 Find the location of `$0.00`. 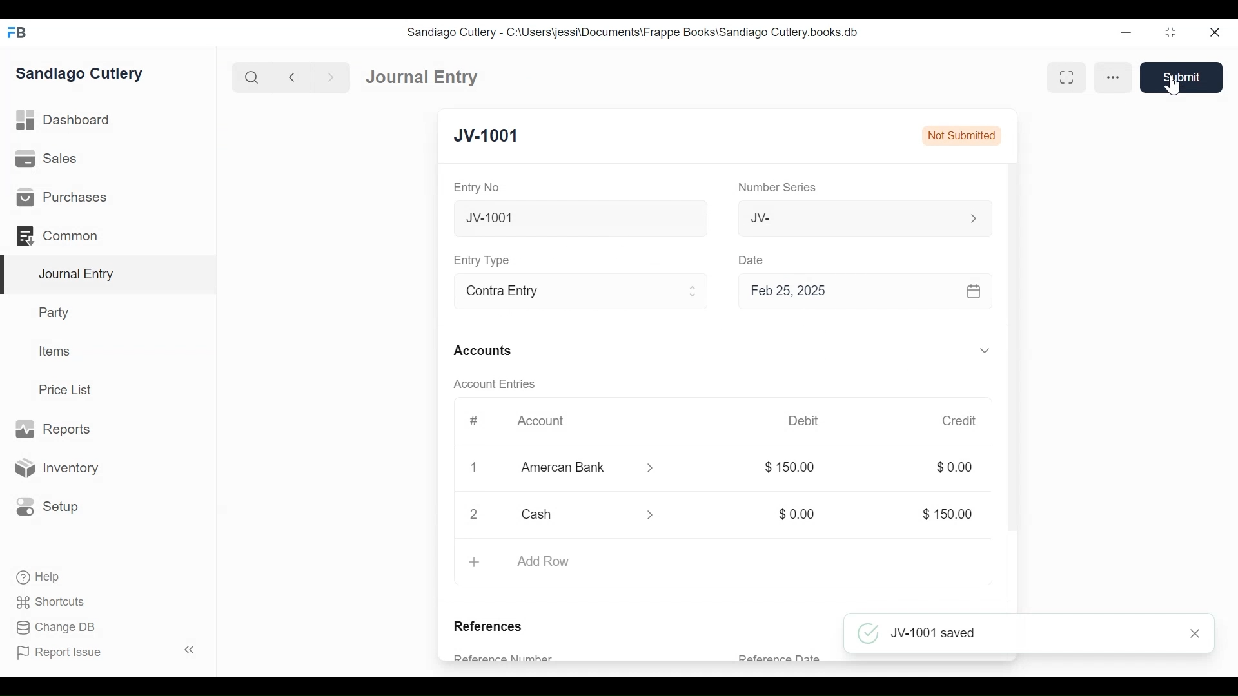

$0.00 is located at coordinates (954, 467).